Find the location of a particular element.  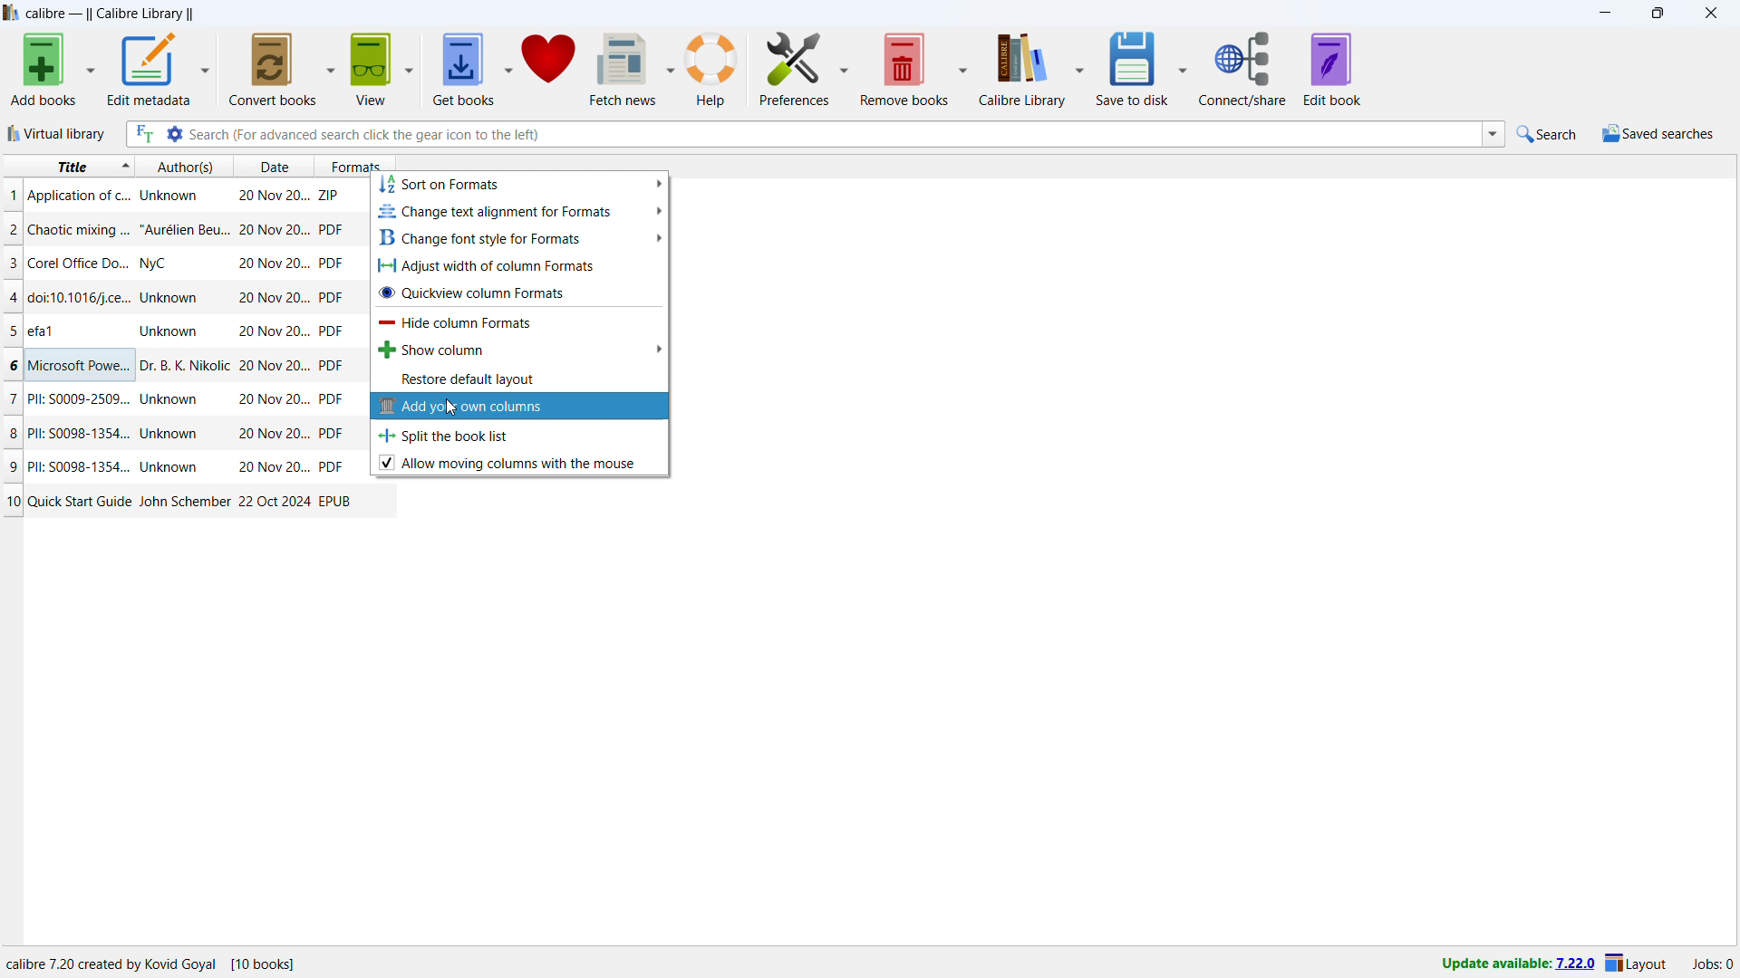

add books options is located at coordinates (92, 68).